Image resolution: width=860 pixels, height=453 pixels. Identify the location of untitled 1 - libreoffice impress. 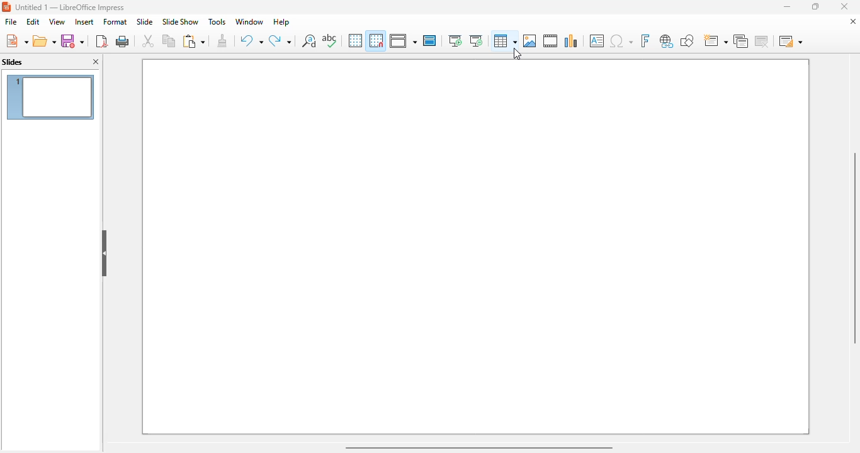
(71, 7).